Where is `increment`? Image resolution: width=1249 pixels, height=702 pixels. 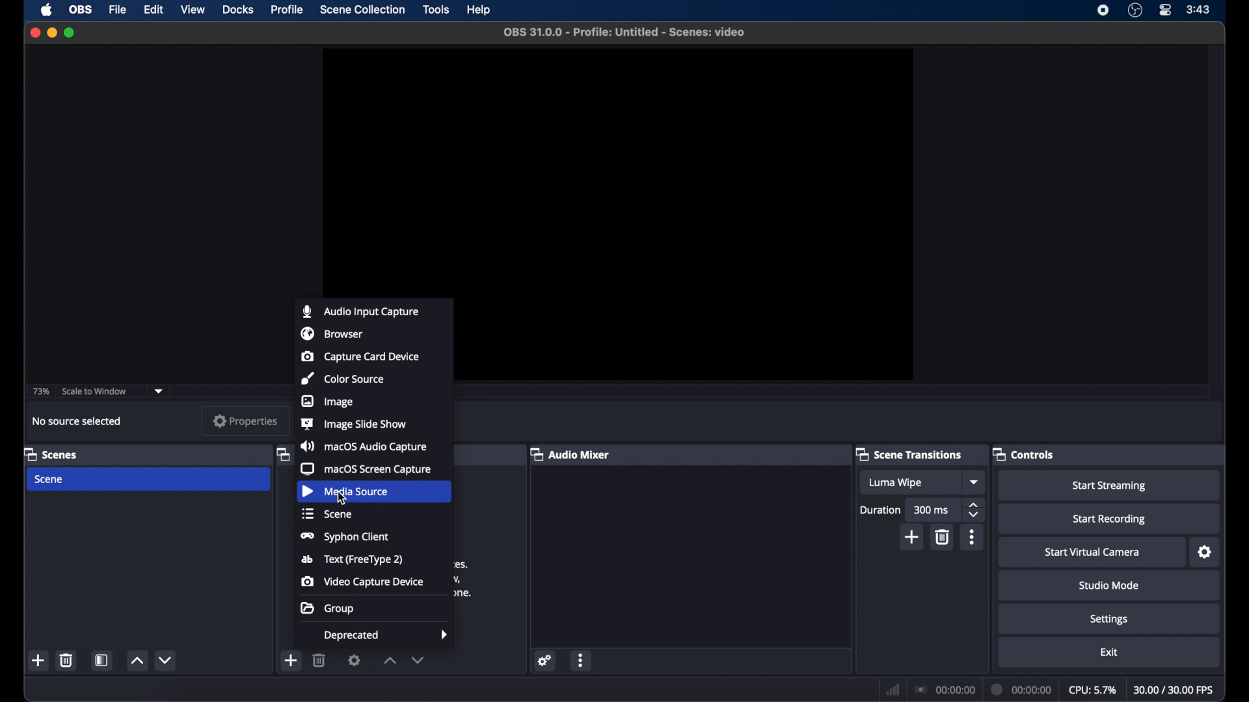 increment is located at coordinates (390, 661).